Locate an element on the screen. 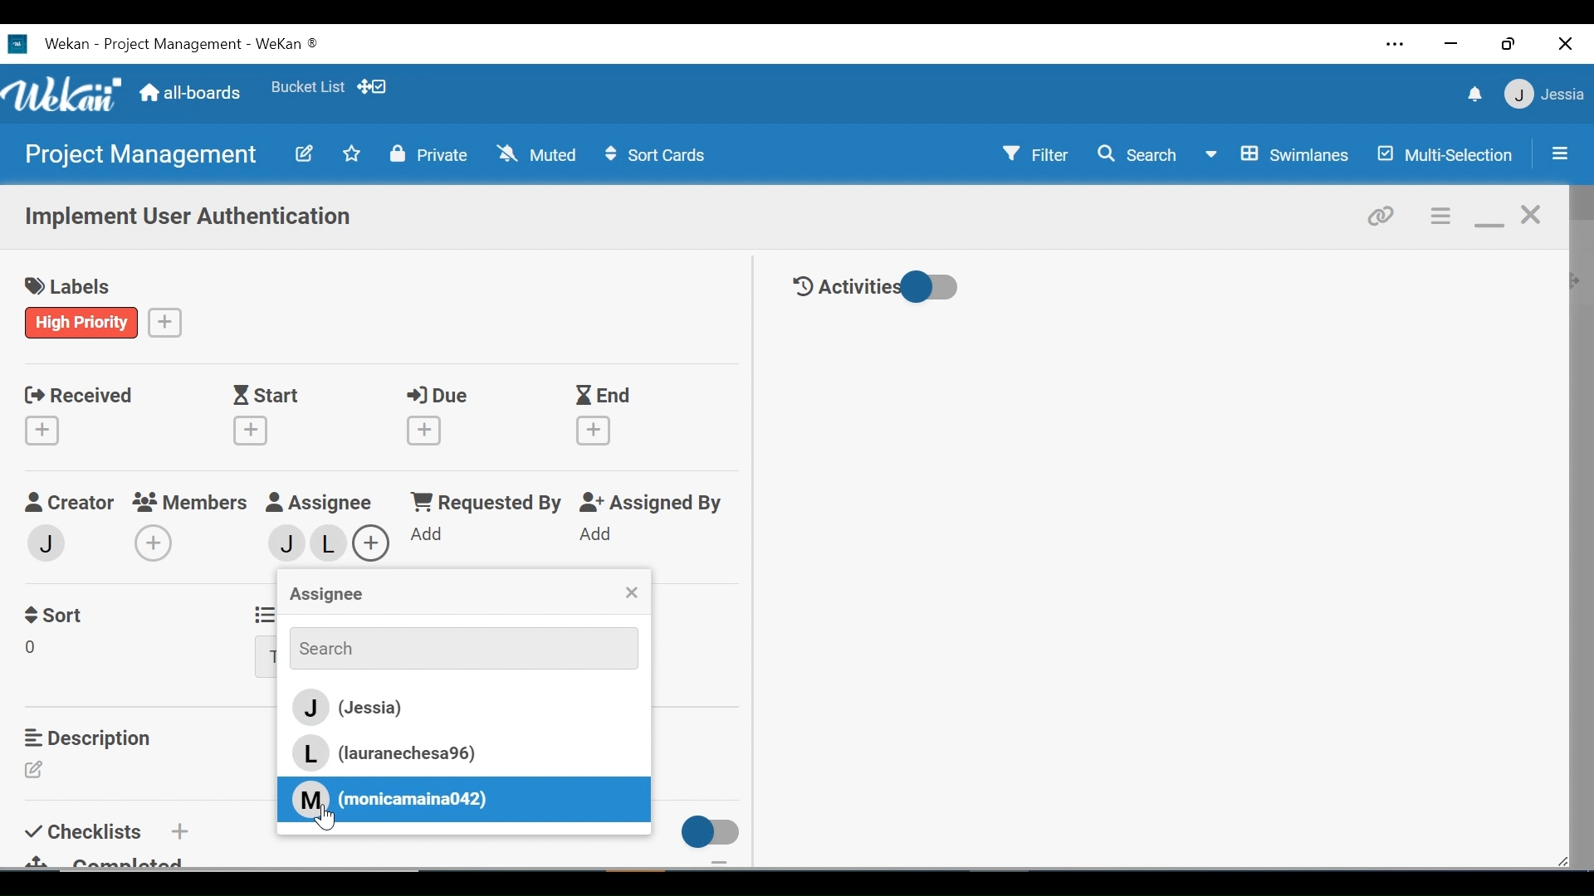 The width and height of the screenshot is (1594, 896). Wekan logo is located at coordinates (66, 96).